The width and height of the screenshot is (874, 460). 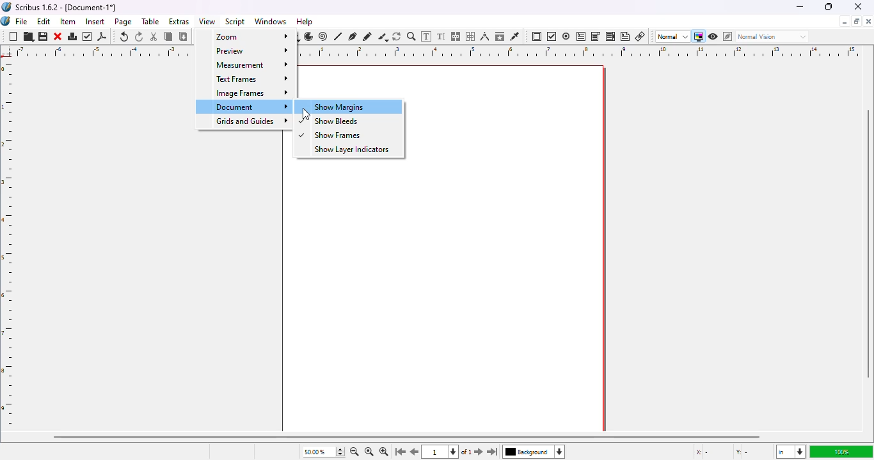 What do you see at coordinates (353, 36) in the screenshot?
I see `bezier curve` at bounding box center [353, 36].